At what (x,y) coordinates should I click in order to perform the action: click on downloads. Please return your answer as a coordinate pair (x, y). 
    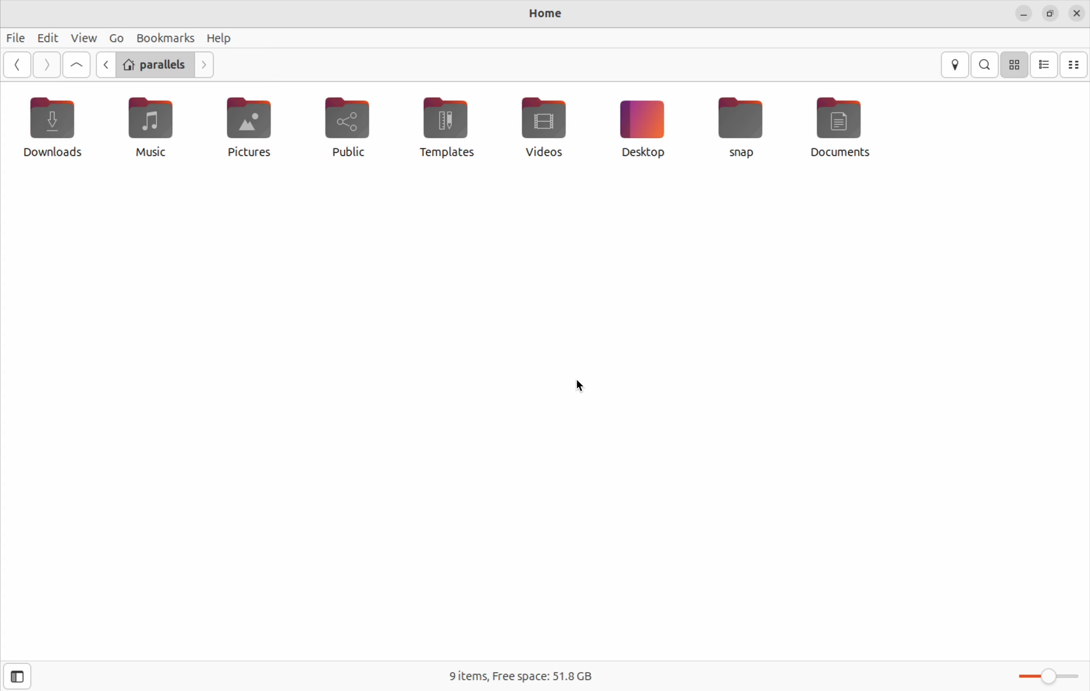
    Looking at the image, I should click on (53, 127).